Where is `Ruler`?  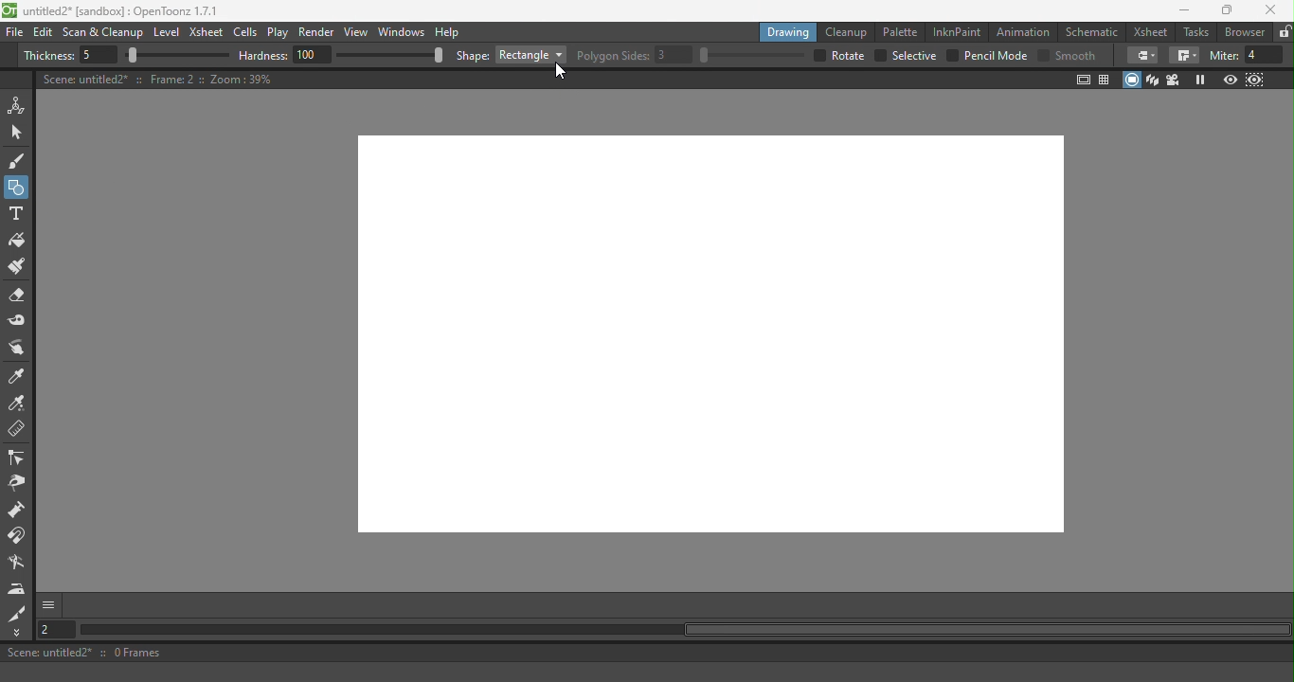
Ruler is located at coordinates (23, 432).